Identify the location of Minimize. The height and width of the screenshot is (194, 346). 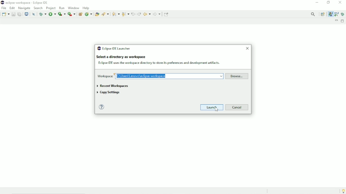
(336, 21).